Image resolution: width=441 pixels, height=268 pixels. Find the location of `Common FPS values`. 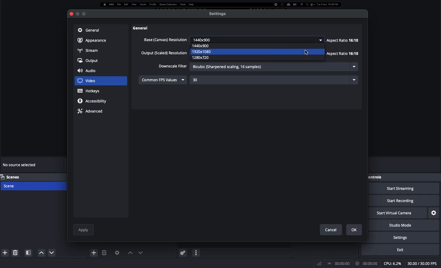

Common FPS values is located at coordinates (163, 79).